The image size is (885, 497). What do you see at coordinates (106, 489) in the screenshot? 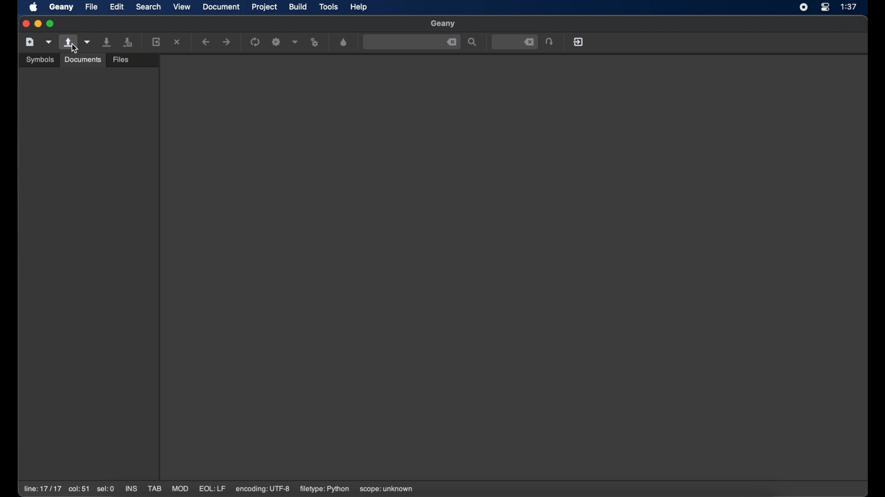
I see `sel:0` at bounding box center [106, 489].